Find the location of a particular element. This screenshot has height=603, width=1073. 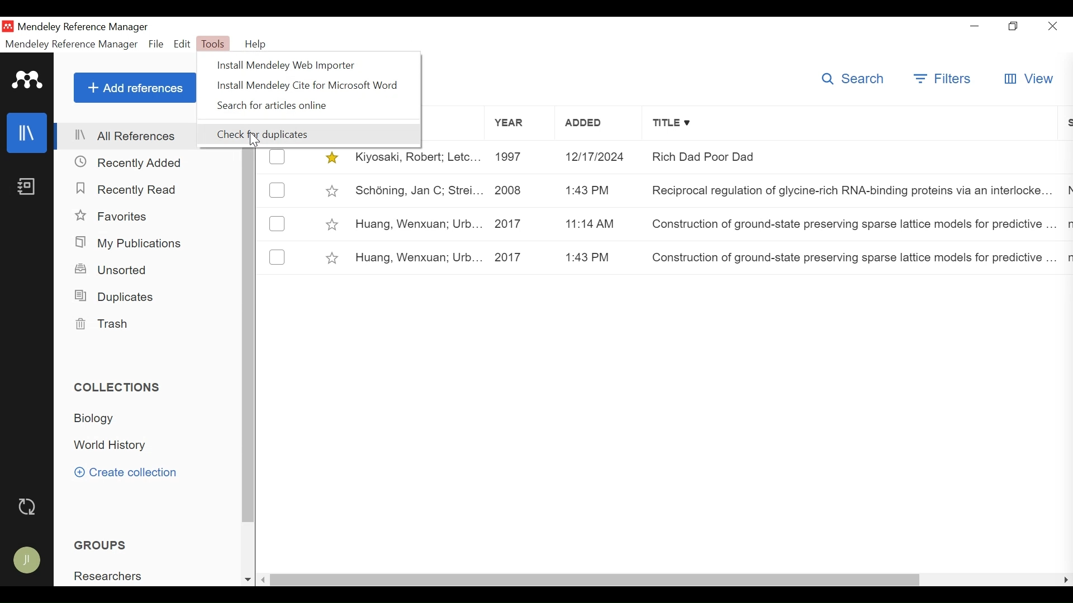

View is located at coordinates (1028, 78).